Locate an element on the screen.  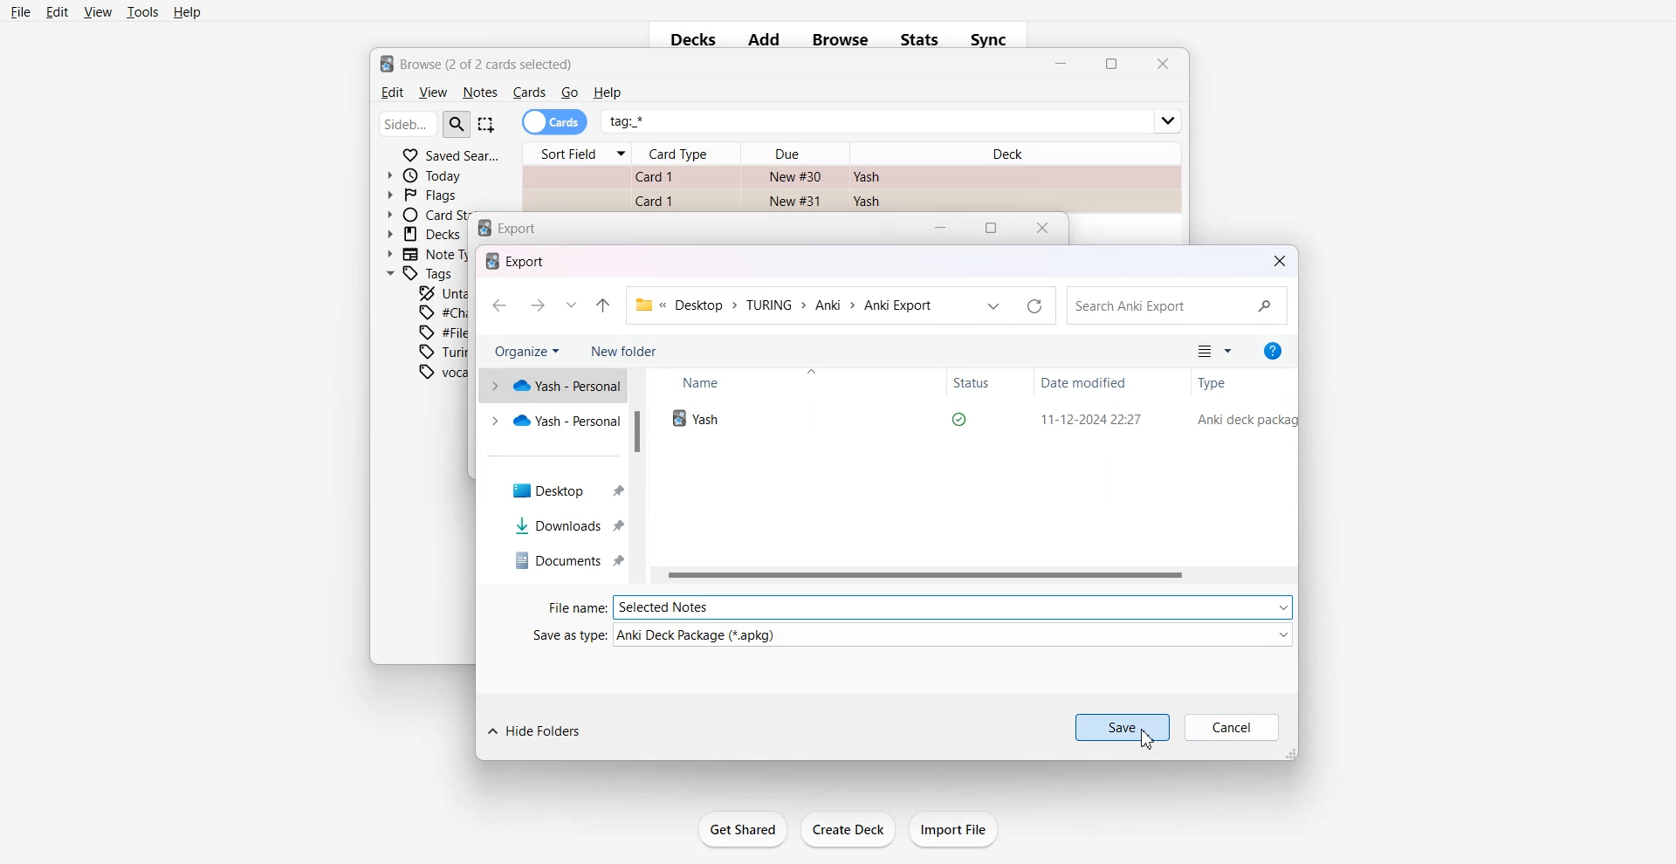
Search Bar is located at coordinates (425, 123).